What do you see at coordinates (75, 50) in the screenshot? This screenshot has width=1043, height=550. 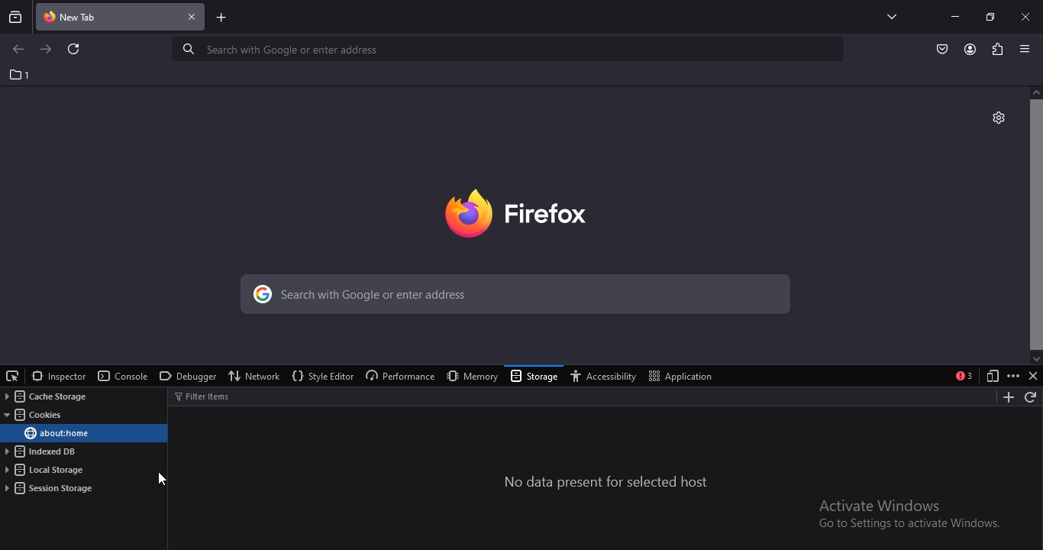 I see `refresh` at bounding box center [75, 50].